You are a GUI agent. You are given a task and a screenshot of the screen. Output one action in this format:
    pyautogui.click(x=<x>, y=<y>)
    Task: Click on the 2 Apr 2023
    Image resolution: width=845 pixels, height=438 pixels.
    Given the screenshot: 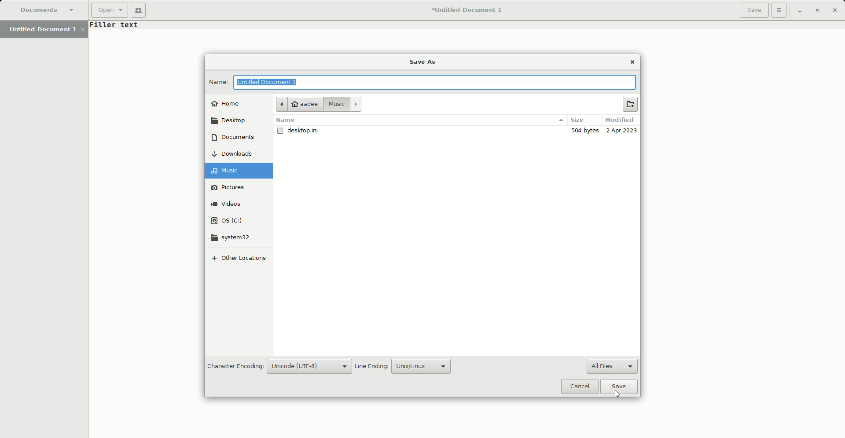 What is the action you would take?
    pyautogui.click(x=623, y=131)
    